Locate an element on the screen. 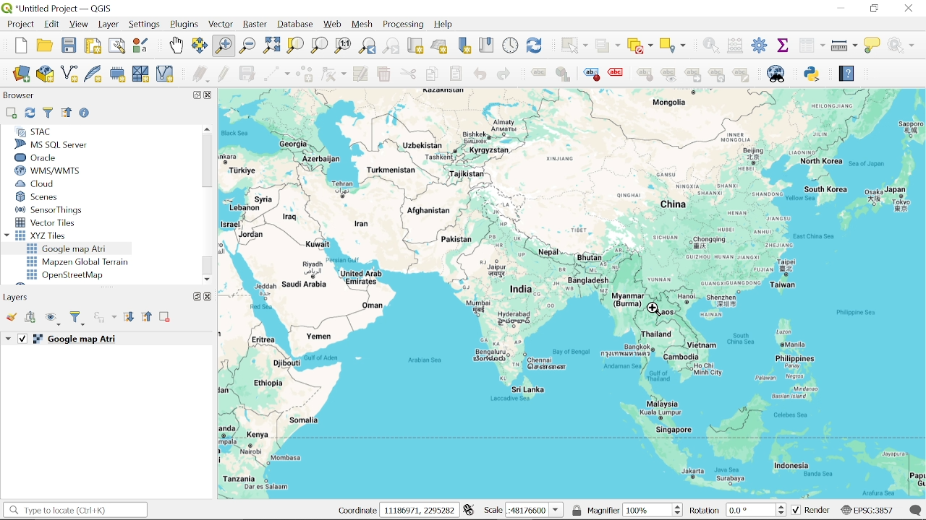  New temporary layer is located at coordinates (119, 74).